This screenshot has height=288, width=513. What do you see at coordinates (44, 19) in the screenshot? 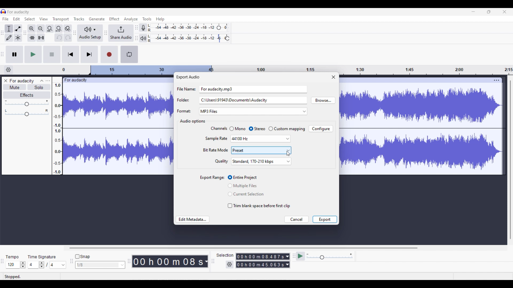
I see `View menu` at bounding box center [44, 19].